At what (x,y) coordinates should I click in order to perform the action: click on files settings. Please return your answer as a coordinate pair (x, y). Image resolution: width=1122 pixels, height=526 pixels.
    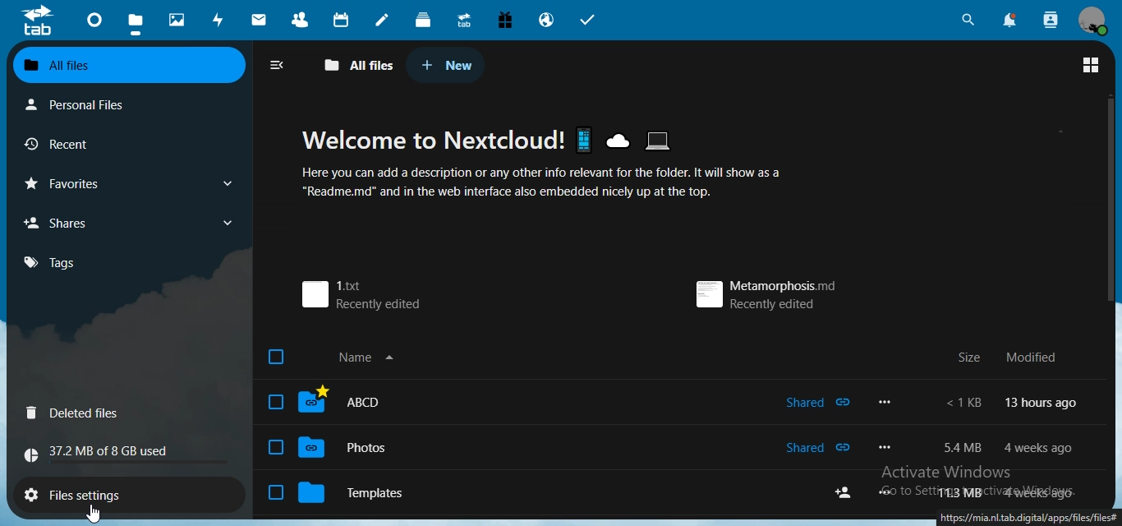
    Looking at the image, I should click on (92, 492).